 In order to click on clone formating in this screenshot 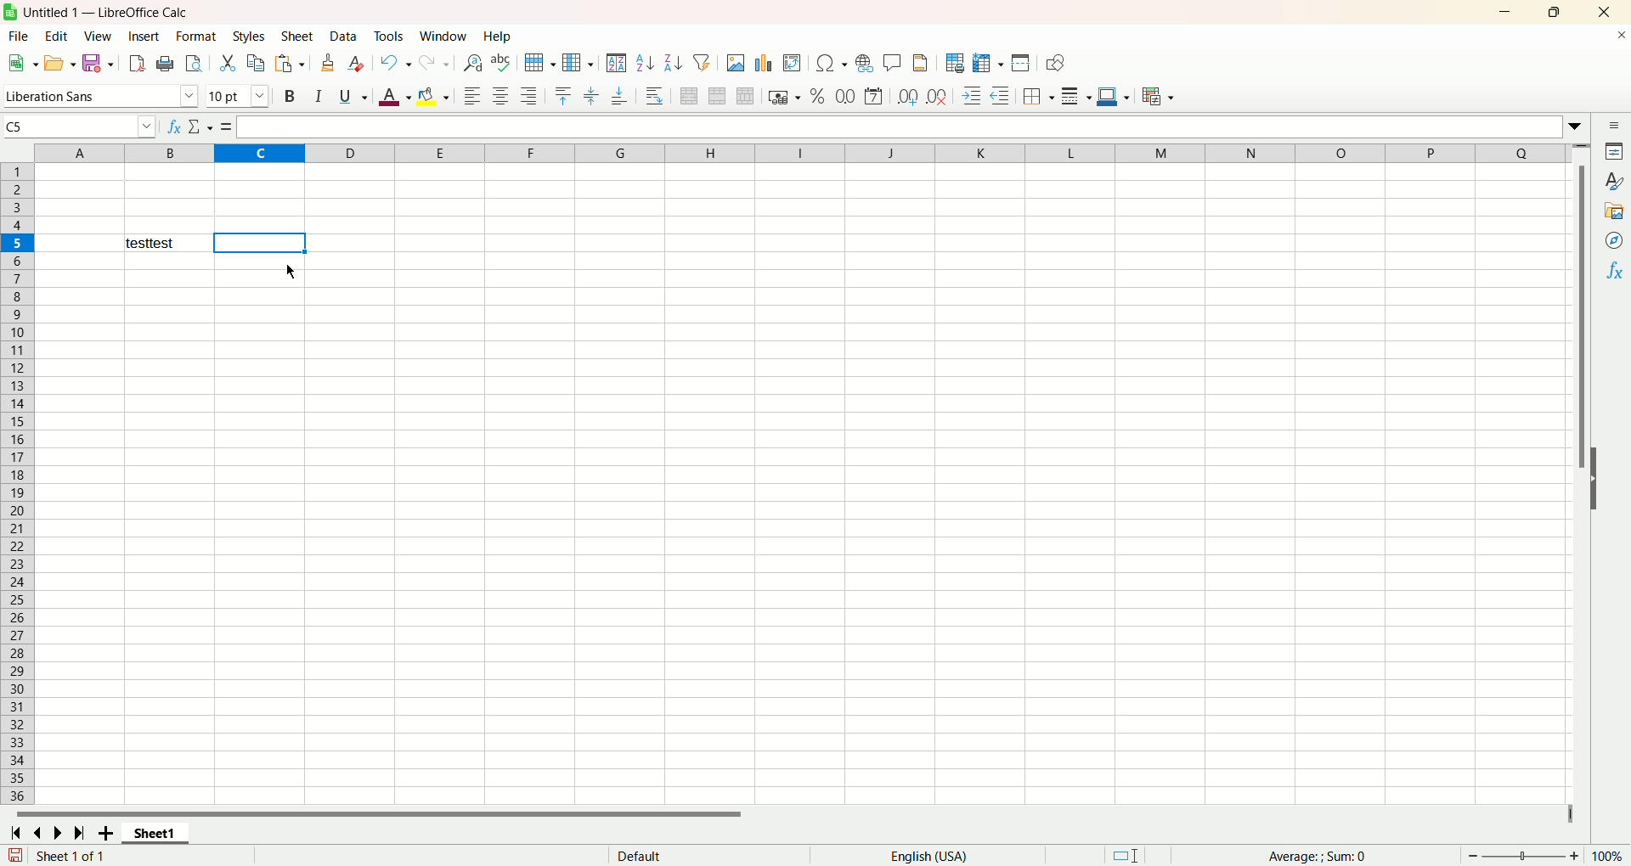, I will do `click(330, 63)`.